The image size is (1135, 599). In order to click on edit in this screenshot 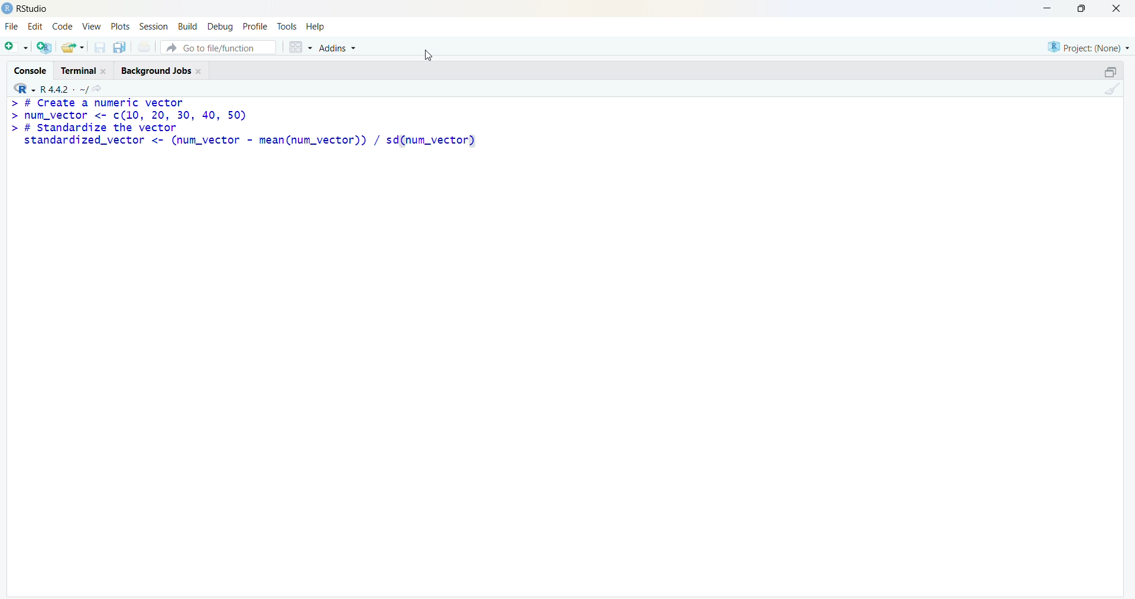, I will do `click(35, 26)`.